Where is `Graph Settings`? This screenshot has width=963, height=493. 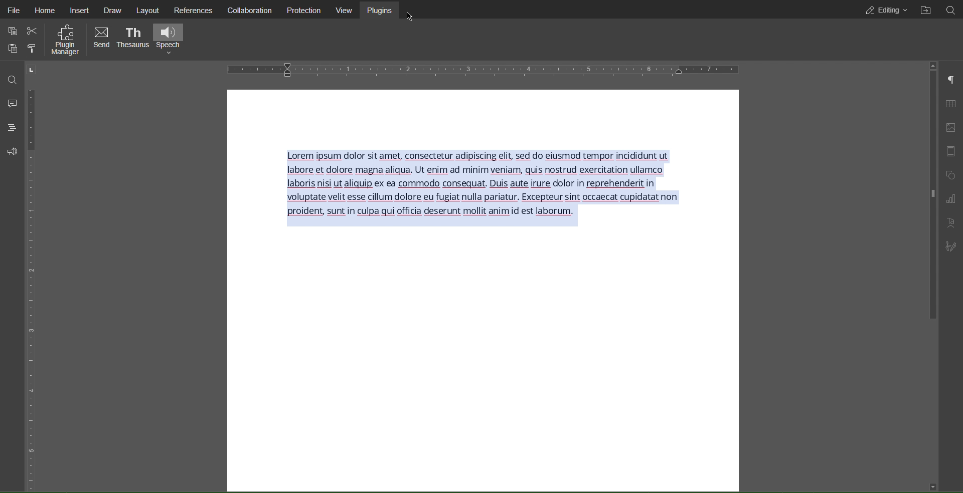 Graph Settings is located at coordinates (952, 199).